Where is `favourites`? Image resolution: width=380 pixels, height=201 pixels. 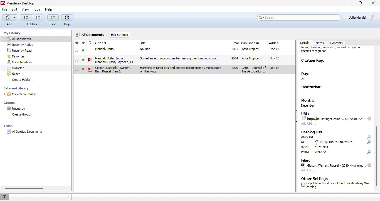
favourites is located at coordinates (18, 56).